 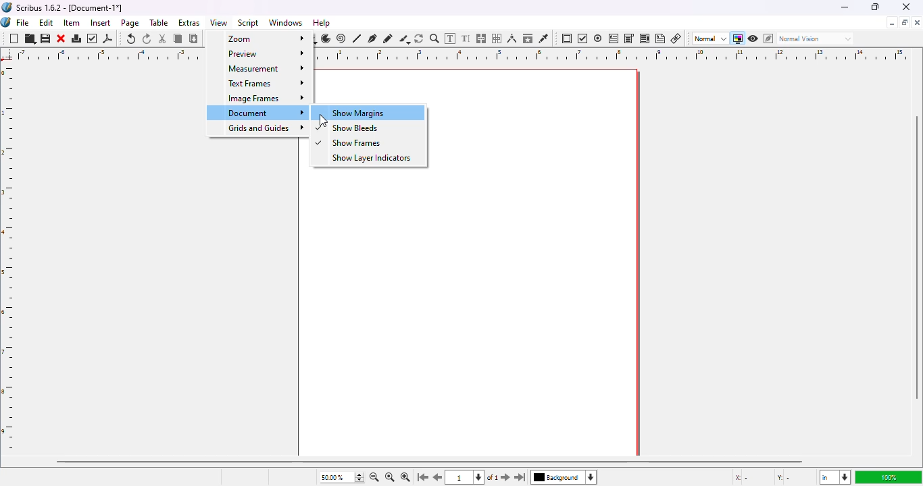 I want to click on image frames, so click(x=258, y=98).